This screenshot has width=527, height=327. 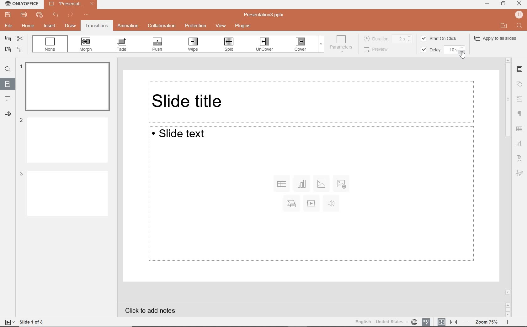 What do you see at coordinates (487, 3) in the screenshot?
I see `MINIMIZE` at bounding box center [487, 3].